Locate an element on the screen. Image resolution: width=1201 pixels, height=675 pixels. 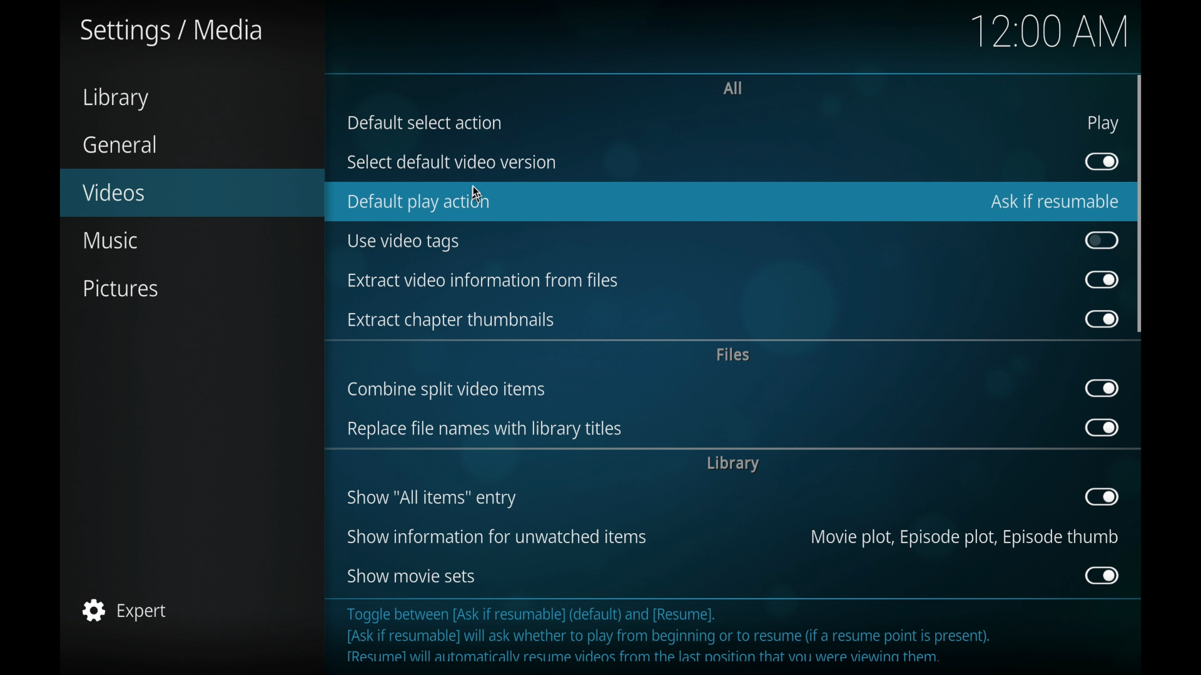
toggle button is located at coordinates (1103, 240).